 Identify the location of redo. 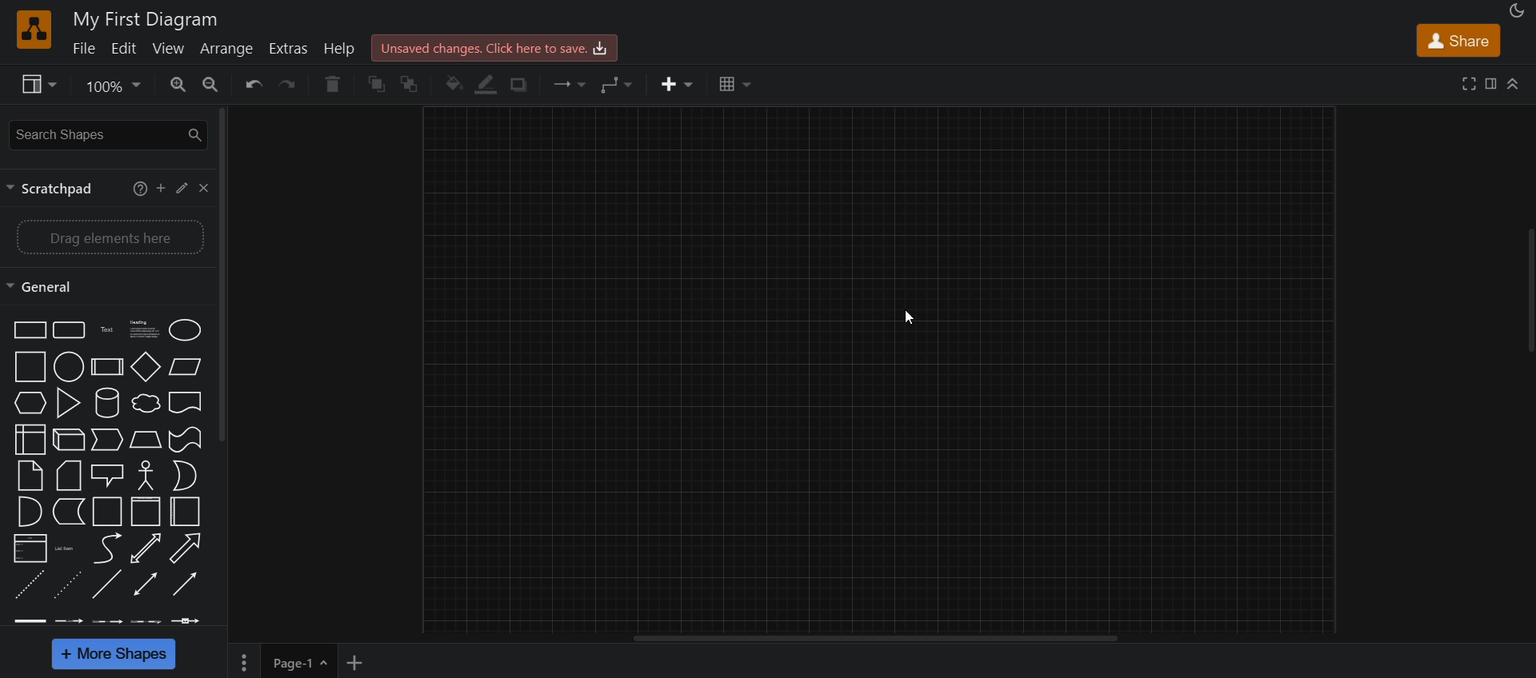
(290, 86).